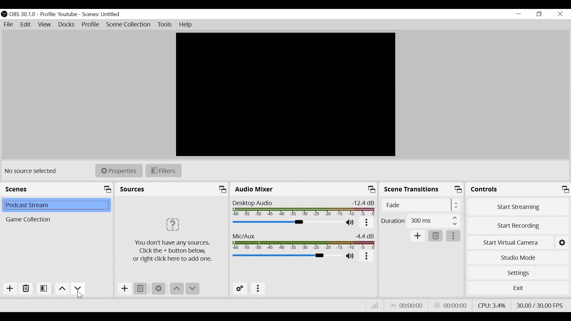  Describe the element at coordinates (286, 95) in the screenshot. I see `Preview` at that location.